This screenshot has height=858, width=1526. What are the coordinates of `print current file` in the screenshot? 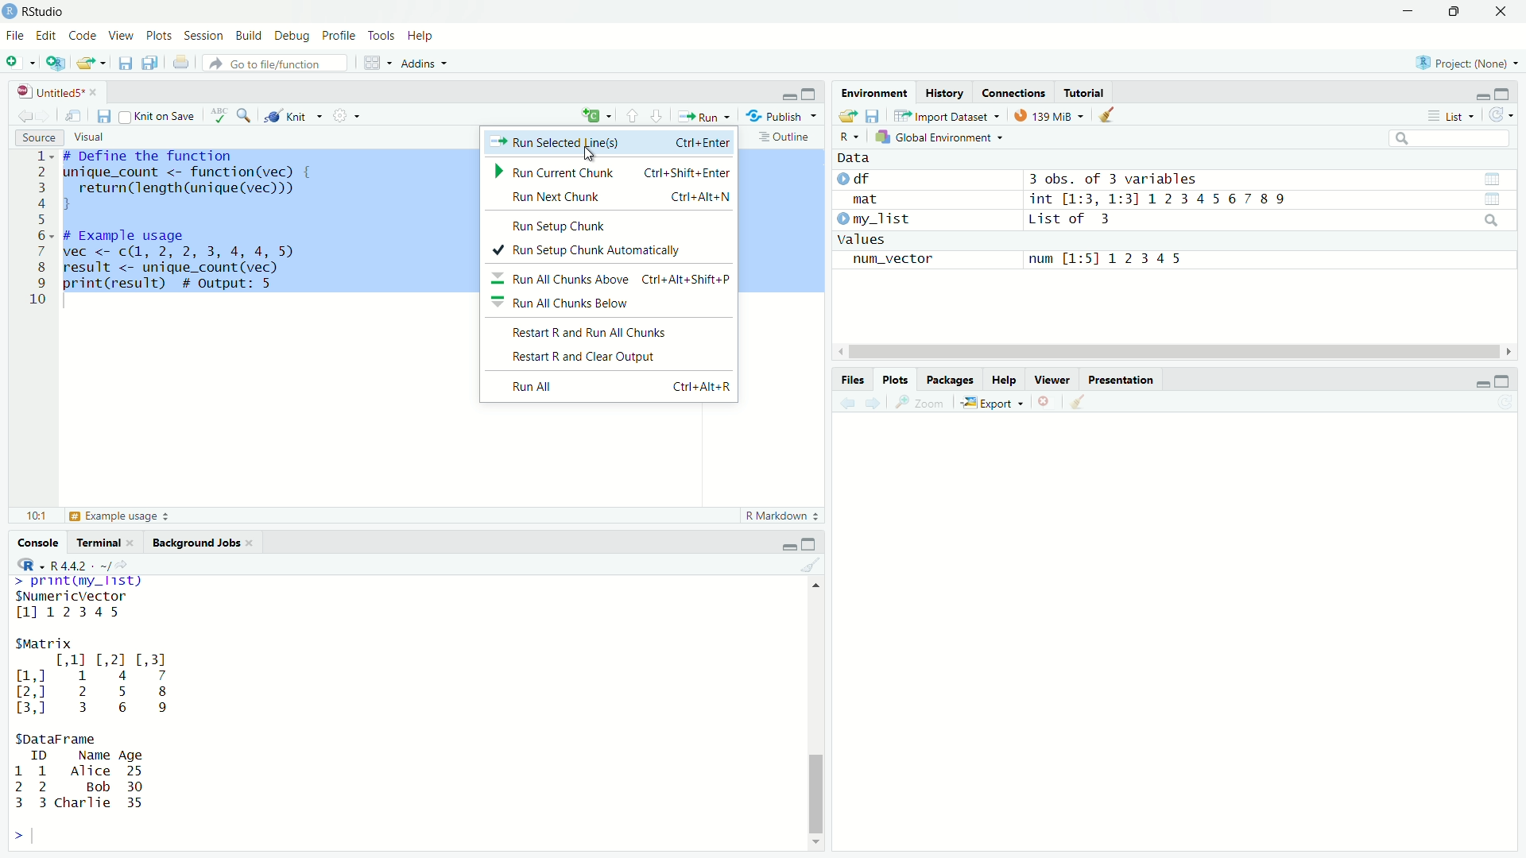 It's located at (180, 64).